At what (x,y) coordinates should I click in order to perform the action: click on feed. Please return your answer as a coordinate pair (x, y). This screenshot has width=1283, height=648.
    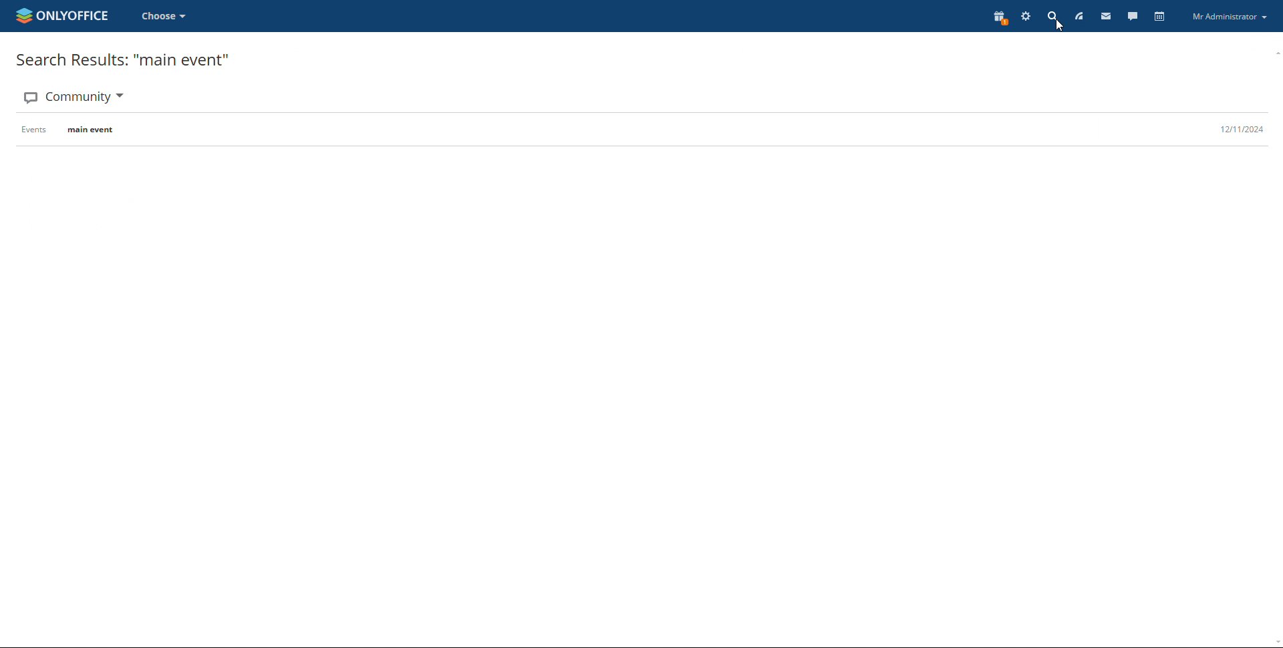
    Looking at the image, I should click on (1079, 17).